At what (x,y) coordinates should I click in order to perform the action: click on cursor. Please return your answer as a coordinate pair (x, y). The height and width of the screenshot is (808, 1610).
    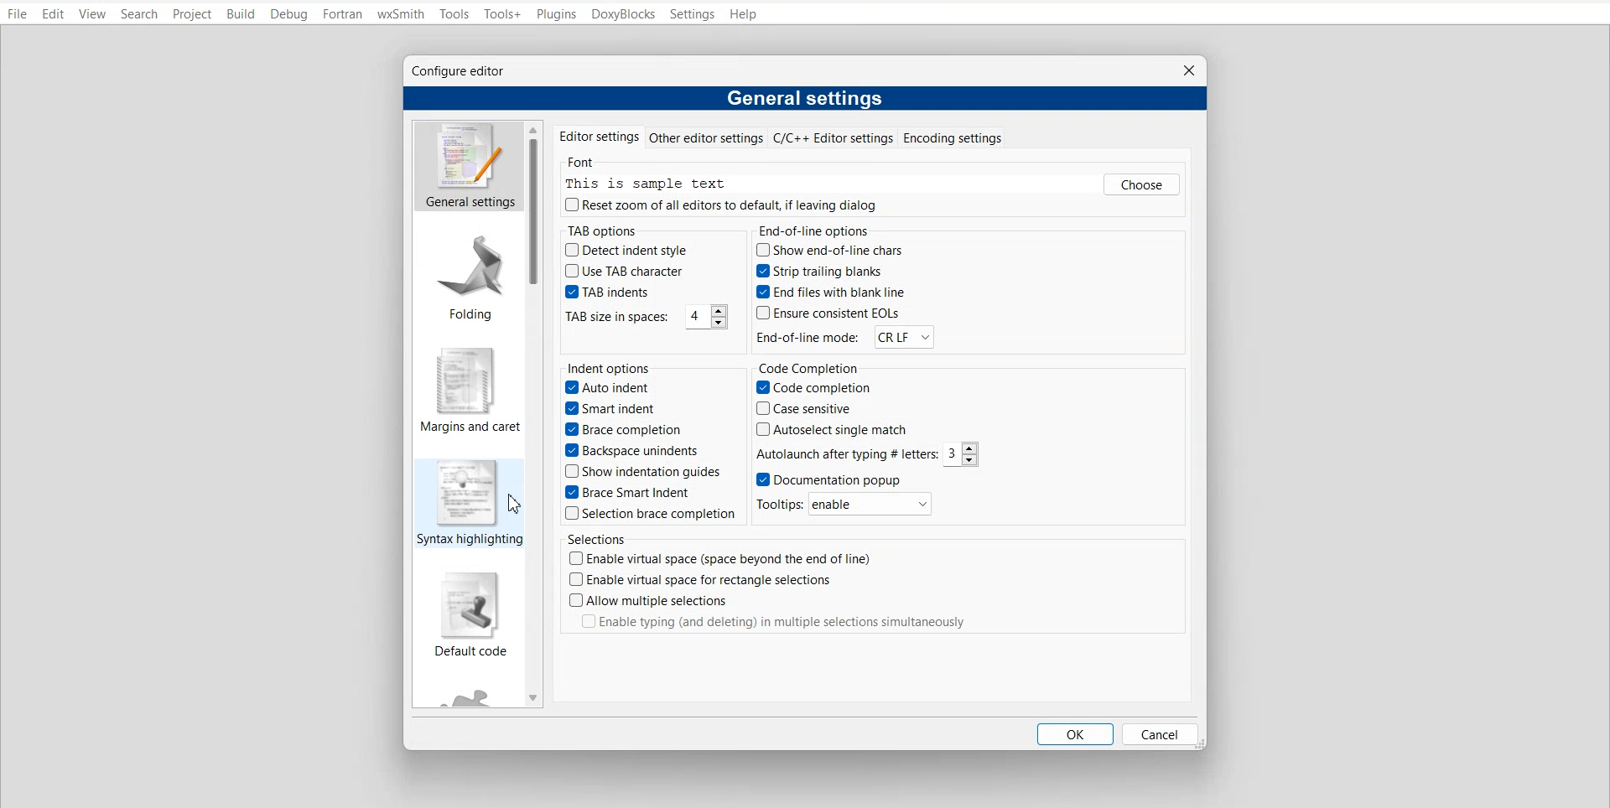
    Looking at the image, I should click on (514, 504).